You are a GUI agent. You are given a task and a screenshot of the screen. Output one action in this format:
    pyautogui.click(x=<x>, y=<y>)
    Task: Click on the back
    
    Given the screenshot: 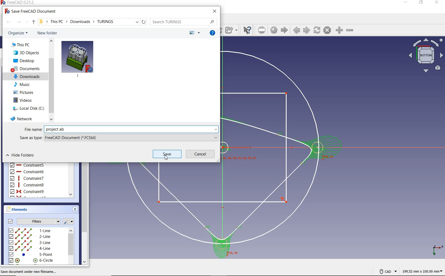 What is the action you would take?
    pyautogui.click(x=8, y=22)
    